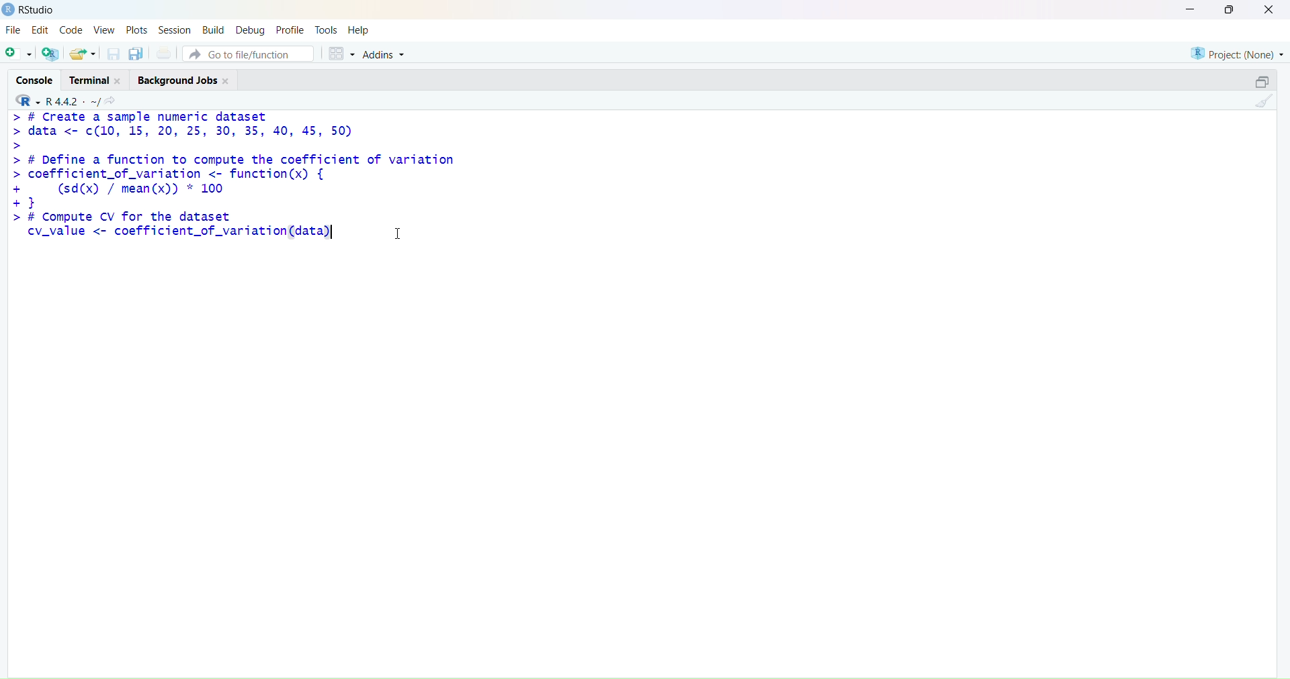  I want to click on plots, so click(137, 30).